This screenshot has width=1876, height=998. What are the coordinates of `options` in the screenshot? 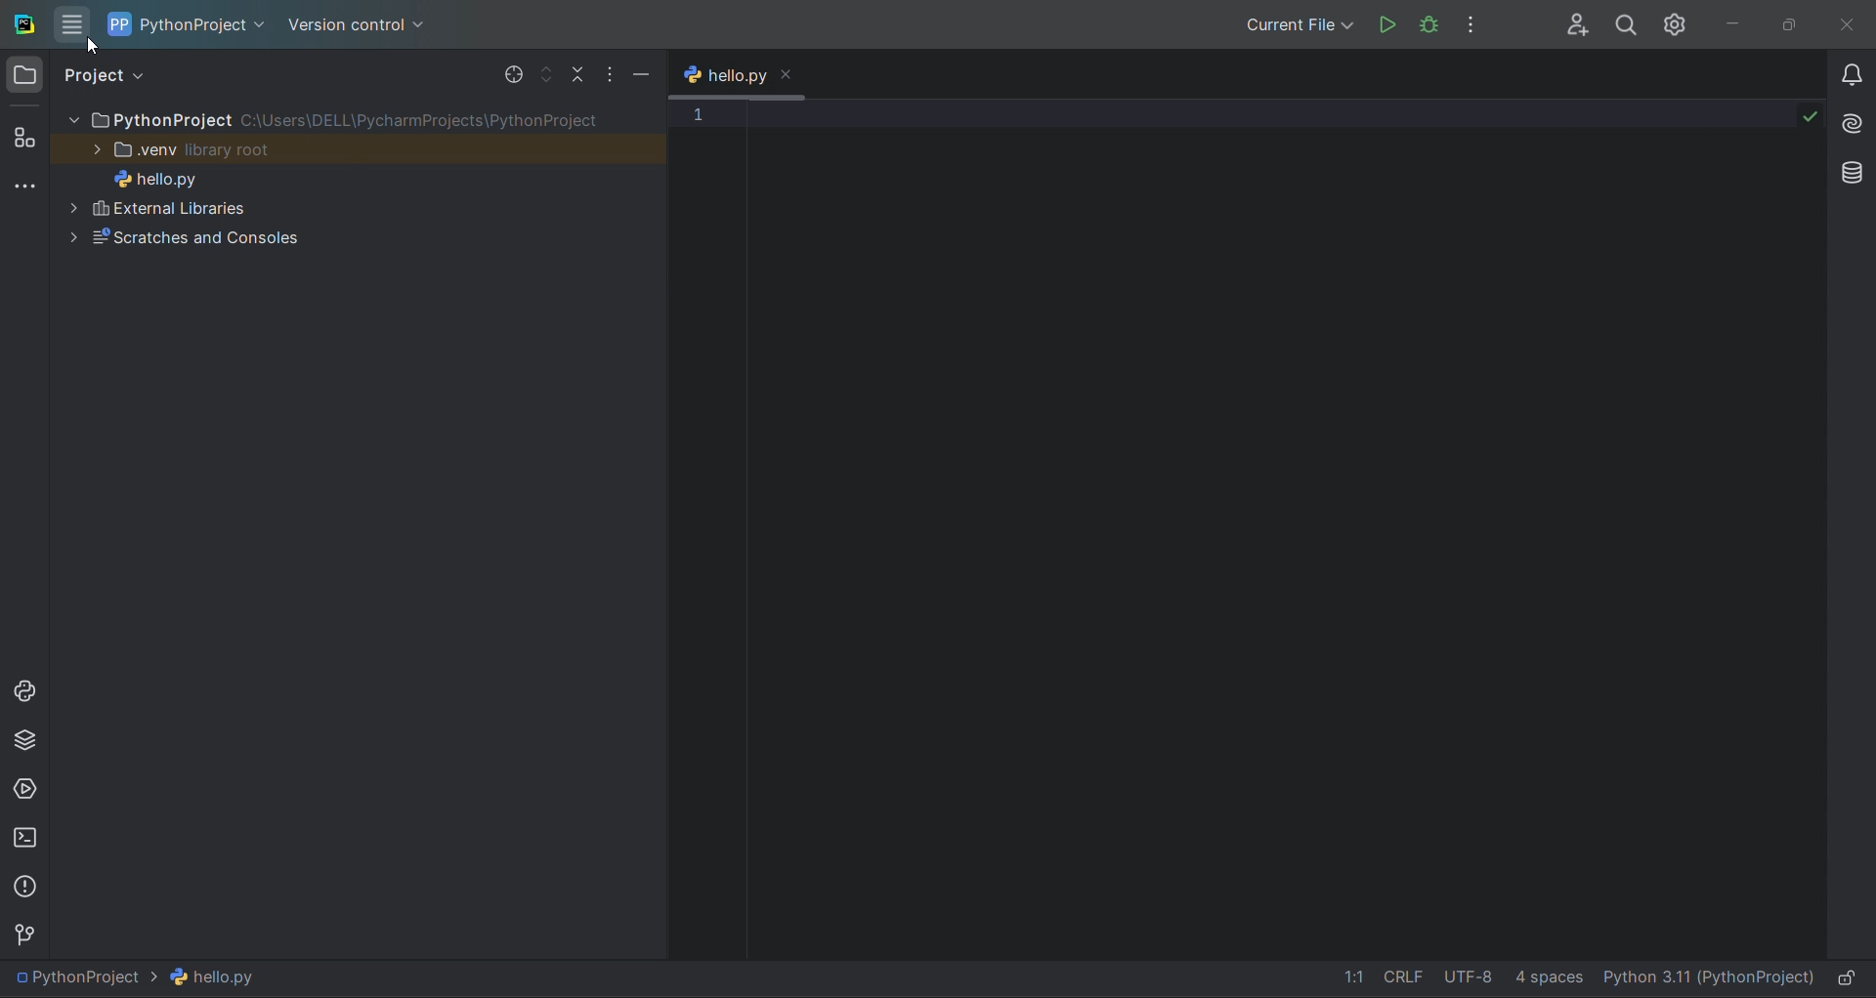 It's located at (1479, 25).